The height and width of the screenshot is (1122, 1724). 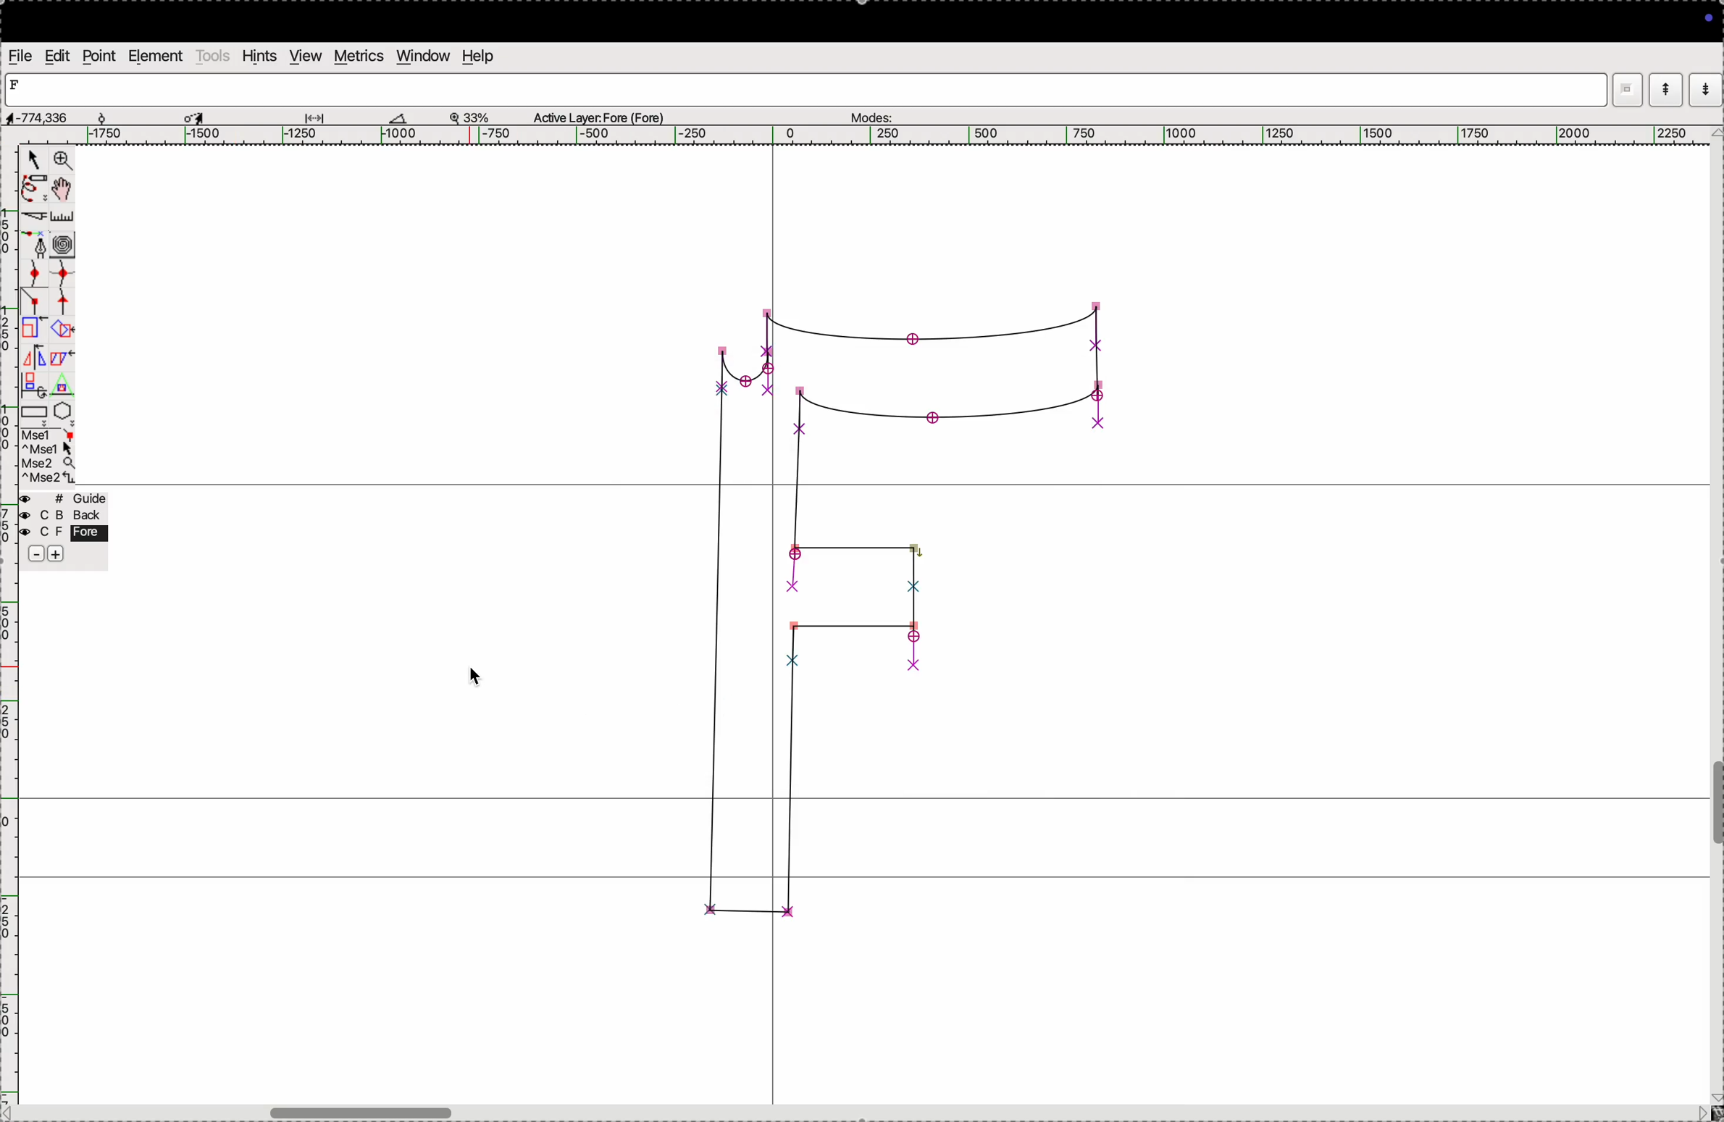 What do you see at coordinates (213, 55) in the screenshot?
I see `tools` at bounding box center [213, 55].